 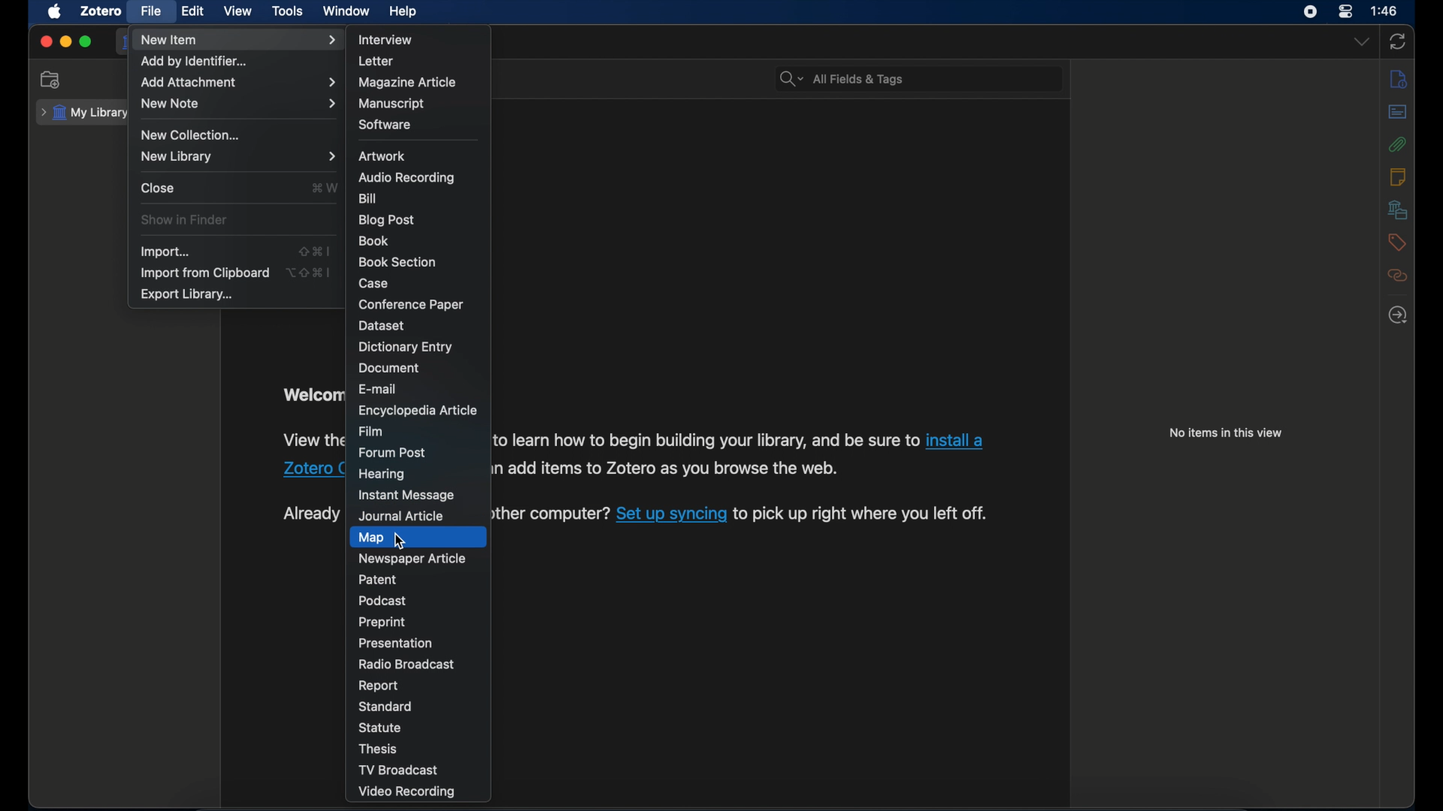 I want to click on blog post, so click(x=385, y=220).